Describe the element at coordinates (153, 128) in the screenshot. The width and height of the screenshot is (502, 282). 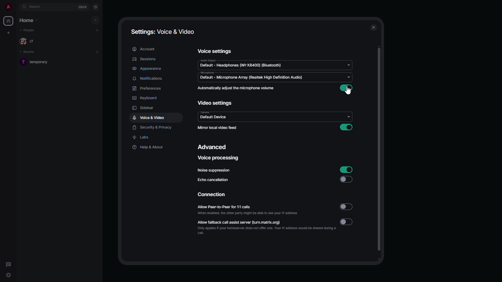
I see `security & privacy` at that location.